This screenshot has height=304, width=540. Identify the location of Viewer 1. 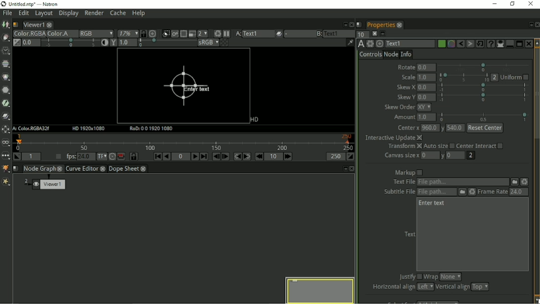
(46, 185).